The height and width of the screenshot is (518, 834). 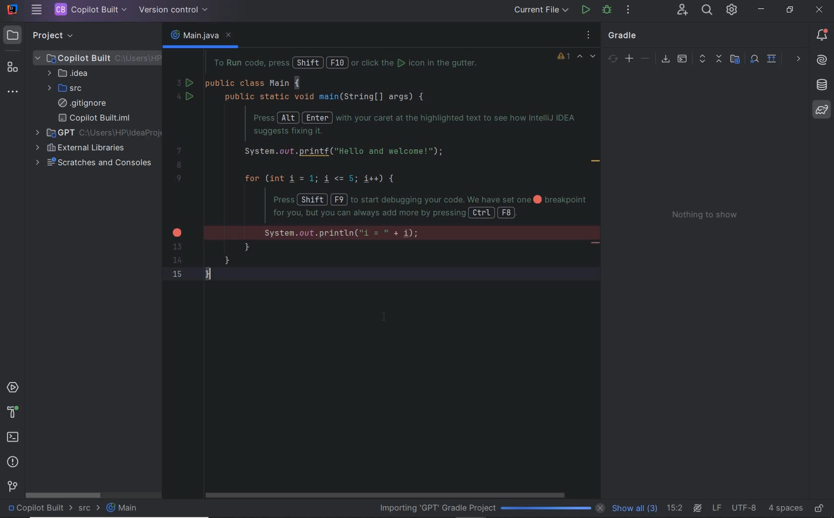 I want to click on close, so click(x=819, y=9).